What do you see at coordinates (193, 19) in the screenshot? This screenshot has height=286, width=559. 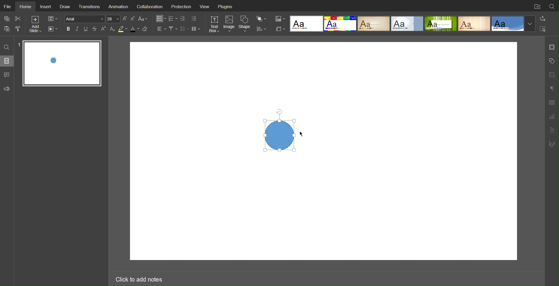 I see `Increase Indent` at bounding box center [193, 19].